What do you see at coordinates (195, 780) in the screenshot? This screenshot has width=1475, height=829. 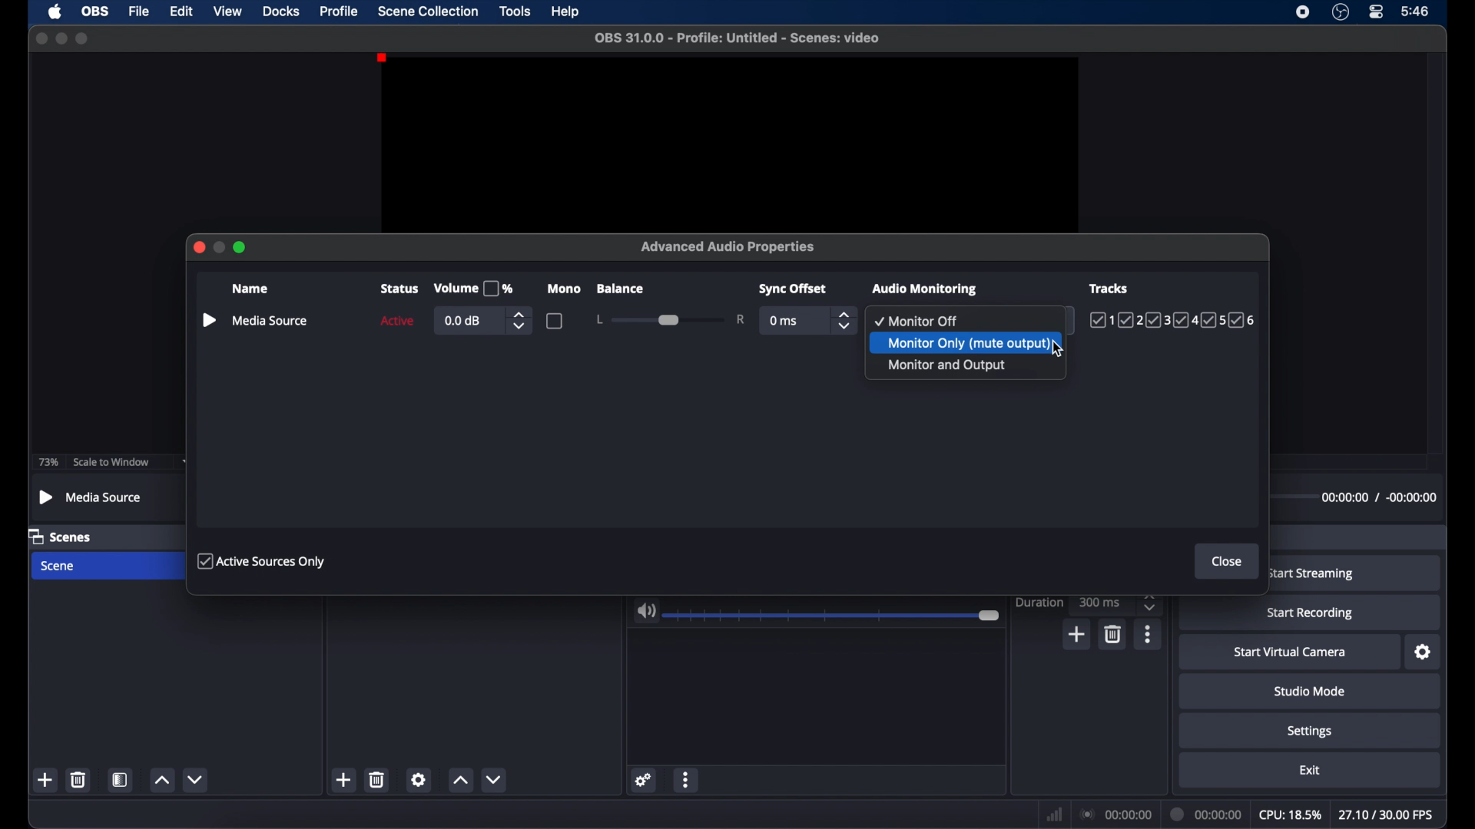 I see `decrement` at bounding box center [195, 780].